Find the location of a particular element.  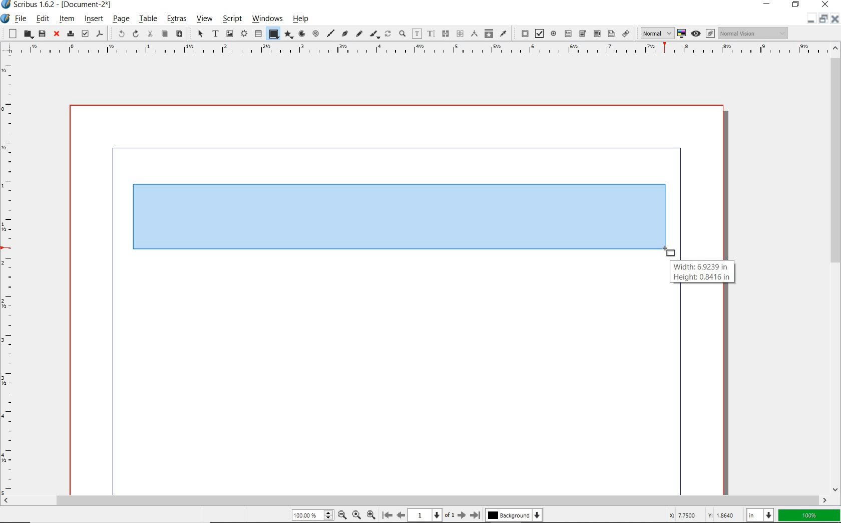

move to first is located at coordinates (386, 514).